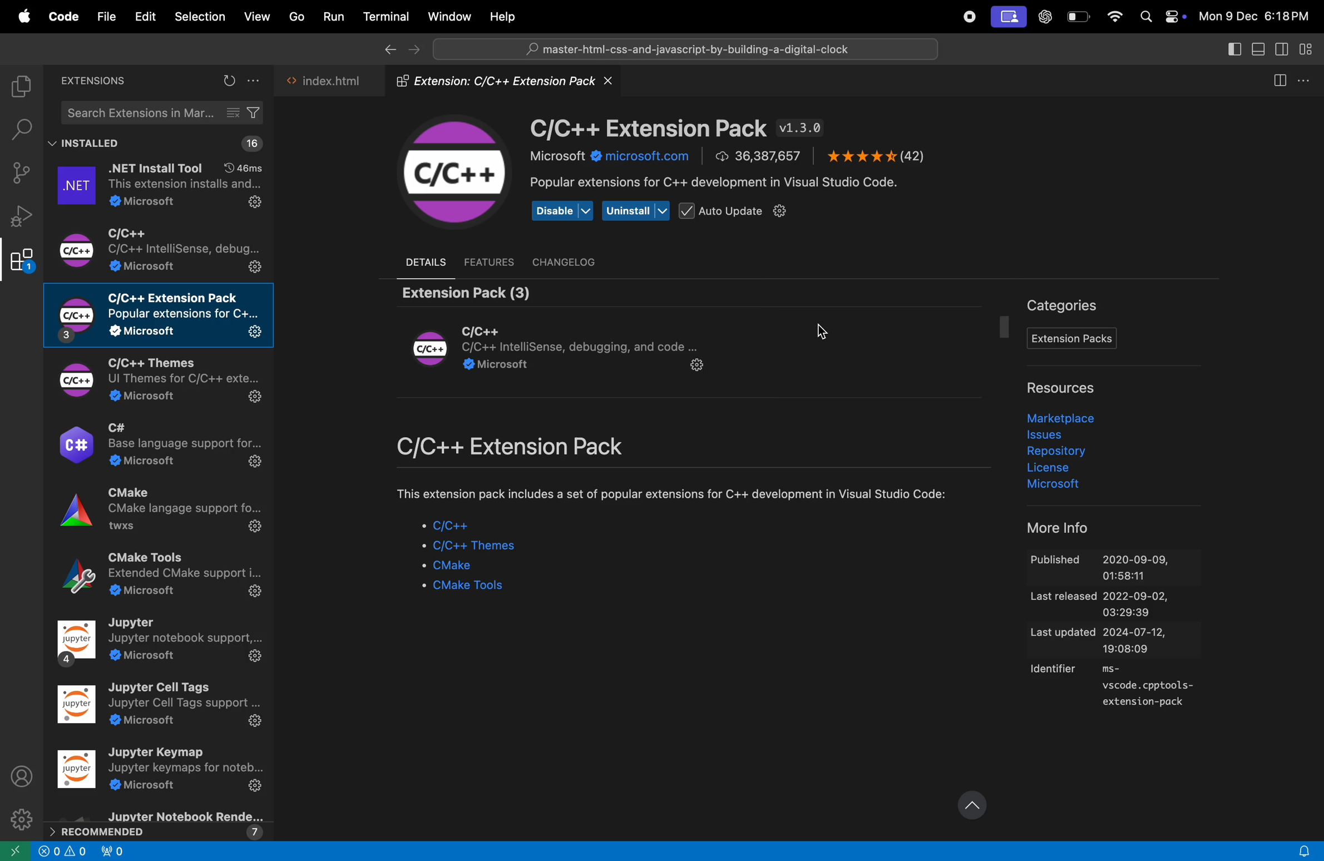  What do you see at coordinates (685, 48) in the screenshot?
I see `search bar` at bounding box center [685, 48].